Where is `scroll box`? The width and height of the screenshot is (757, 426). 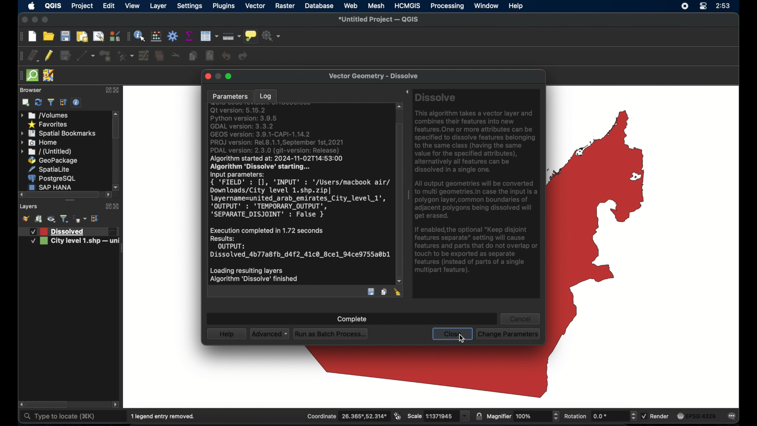
scroll box is located at coordinates (48, 405).